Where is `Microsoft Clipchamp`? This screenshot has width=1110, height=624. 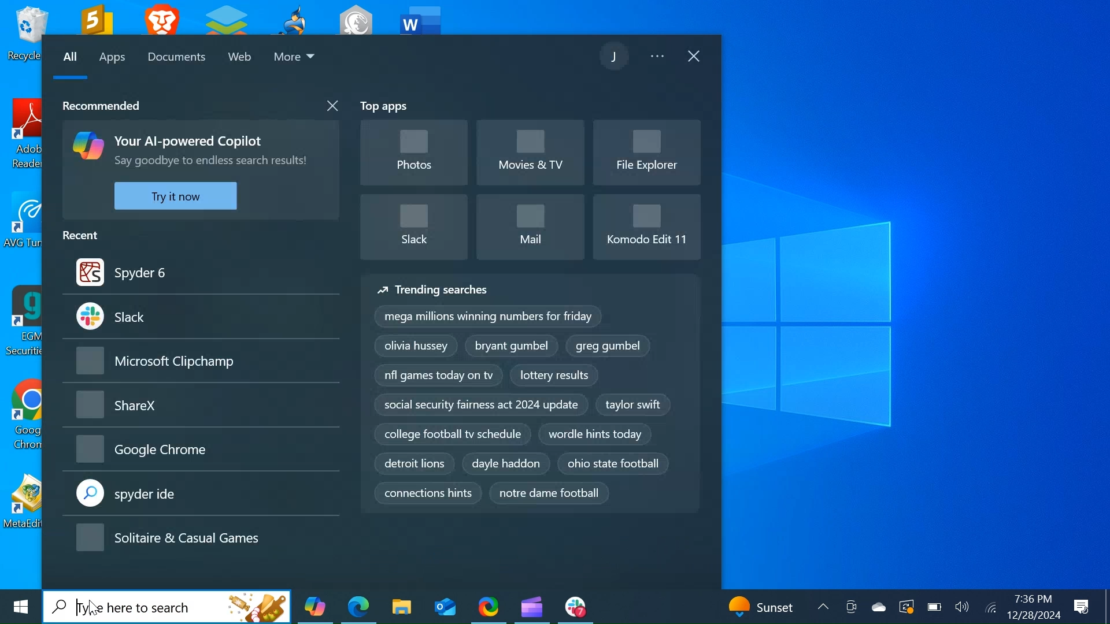 Microsoft Clipchamp is located at coordinates (531, 606).